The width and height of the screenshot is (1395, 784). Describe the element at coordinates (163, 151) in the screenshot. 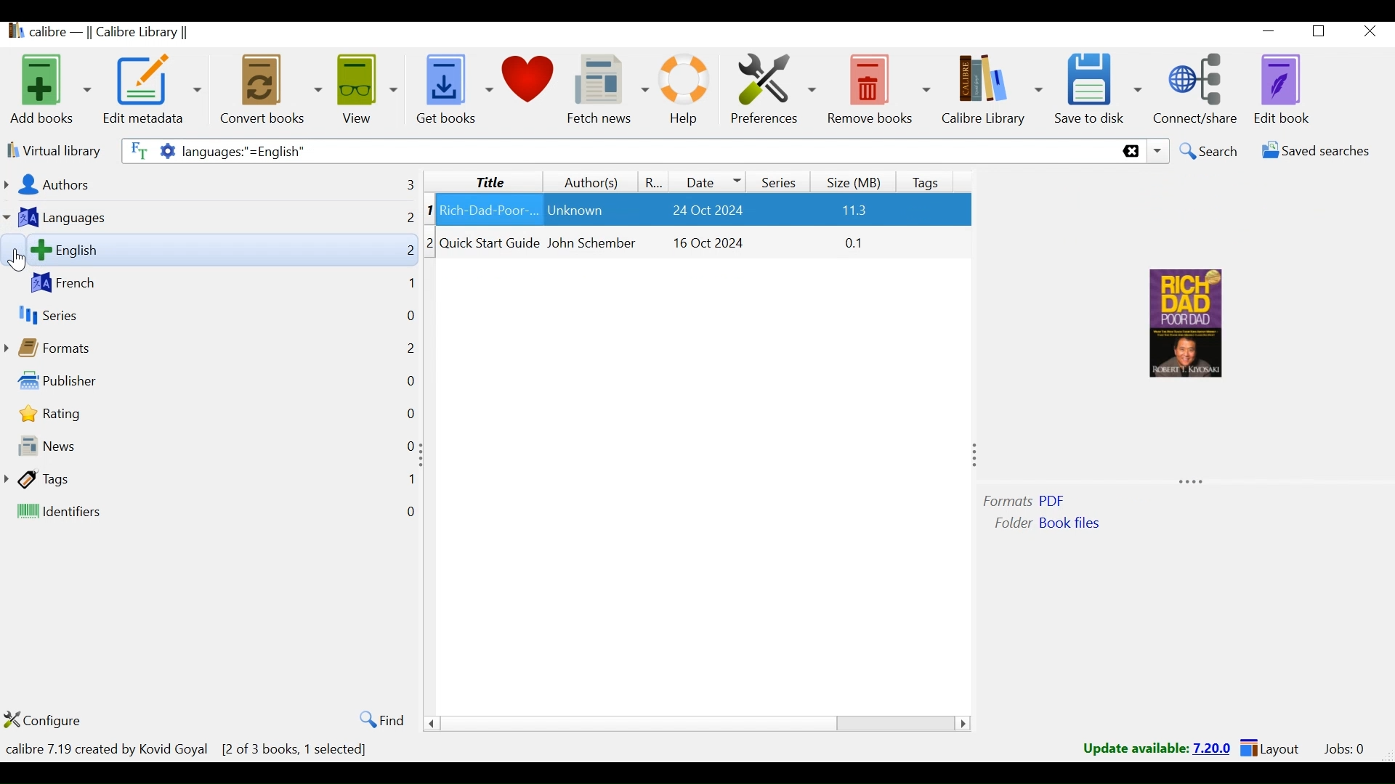

I see `Advanced Search` at that location.